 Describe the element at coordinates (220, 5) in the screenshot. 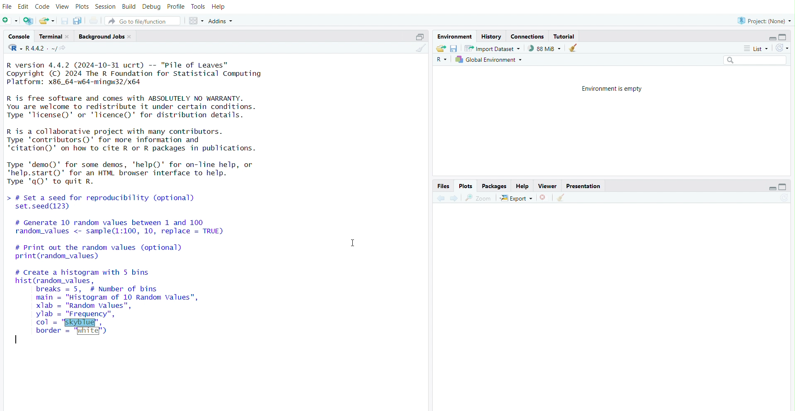

I see `help` at that location.